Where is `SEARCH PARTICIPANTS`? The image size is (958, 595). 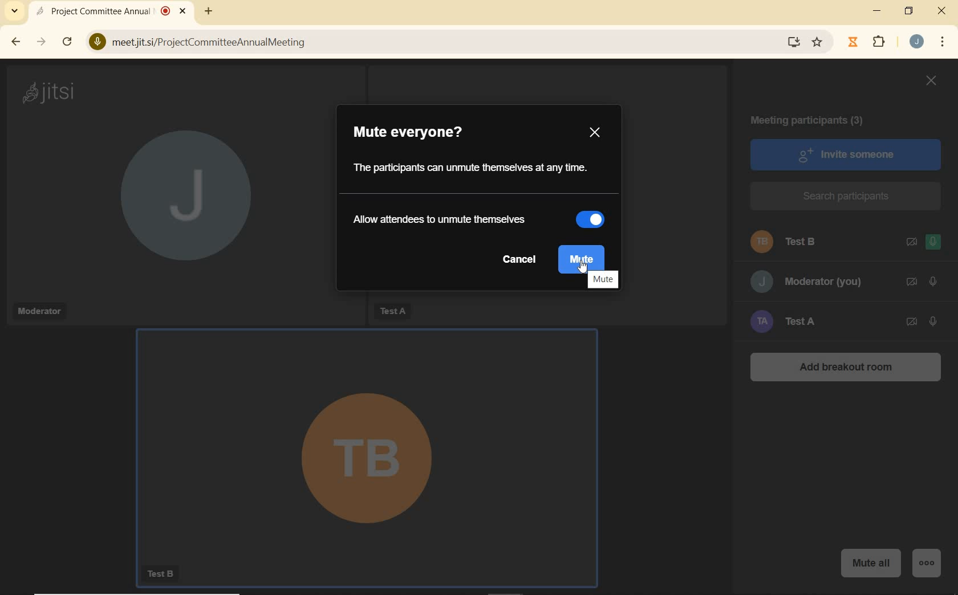 SEARCH PARTICIPANTS is located at coordinates (846, 197).